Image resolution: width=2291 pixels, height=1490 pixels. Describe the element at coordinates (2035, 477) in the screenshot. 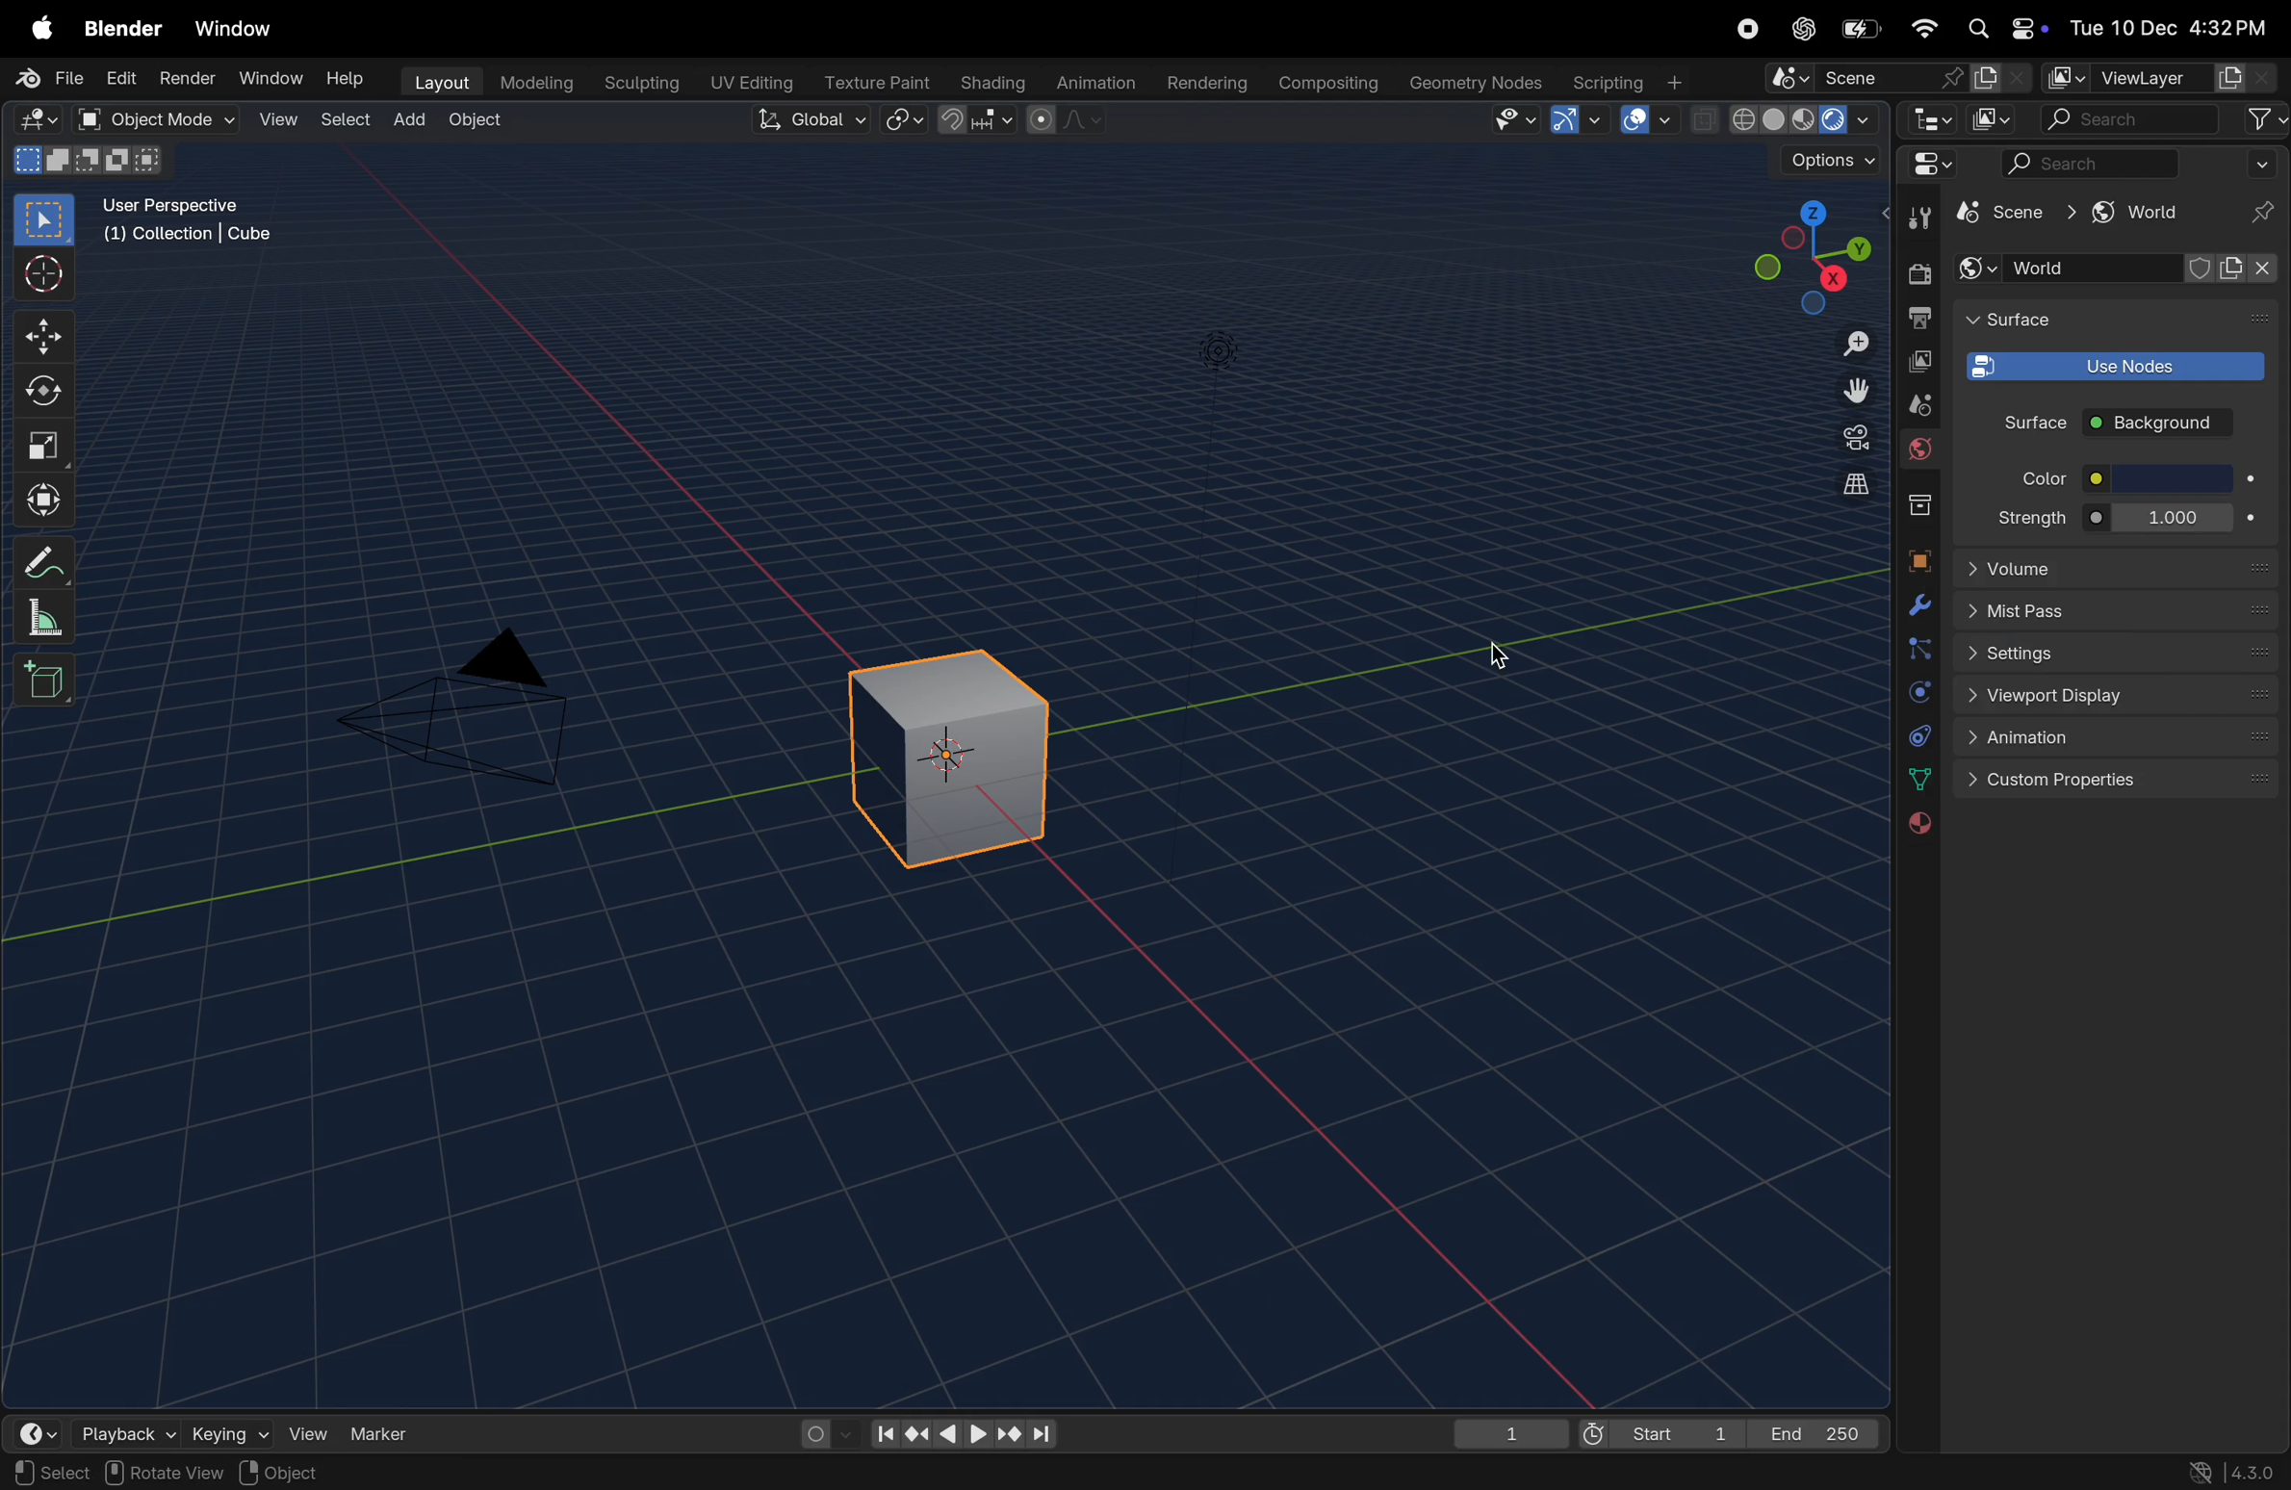

I see `color` at that location.